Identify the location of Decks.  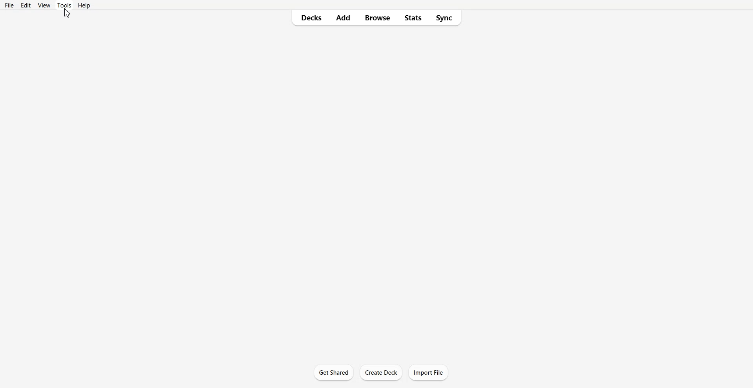
(309, 18).